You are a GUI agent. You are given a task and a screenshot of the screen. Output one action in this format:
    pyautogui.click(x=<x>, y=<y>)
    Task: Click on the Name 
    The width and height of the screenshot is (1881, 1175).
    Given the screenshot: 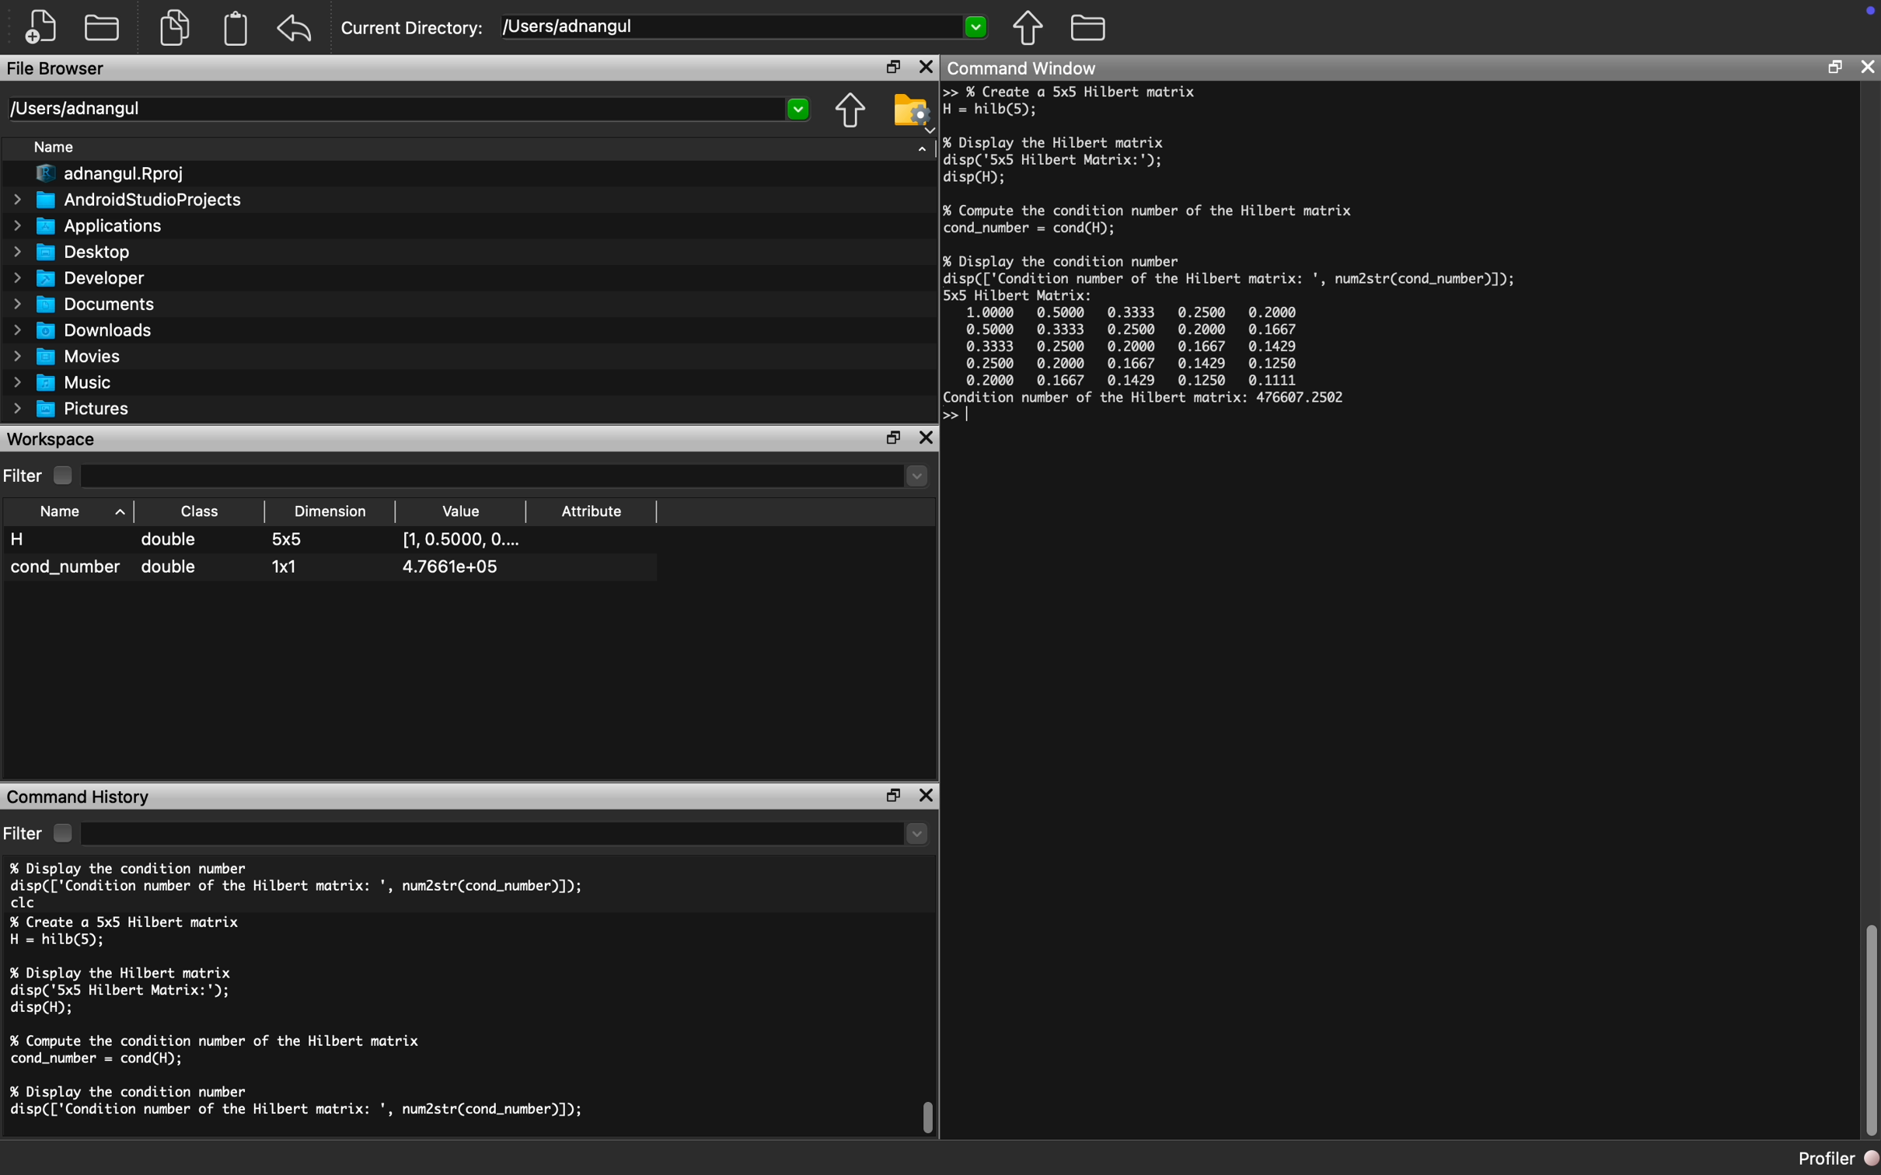 What is the action you would take?
    pyautogui.click(x=81, y=511)
    